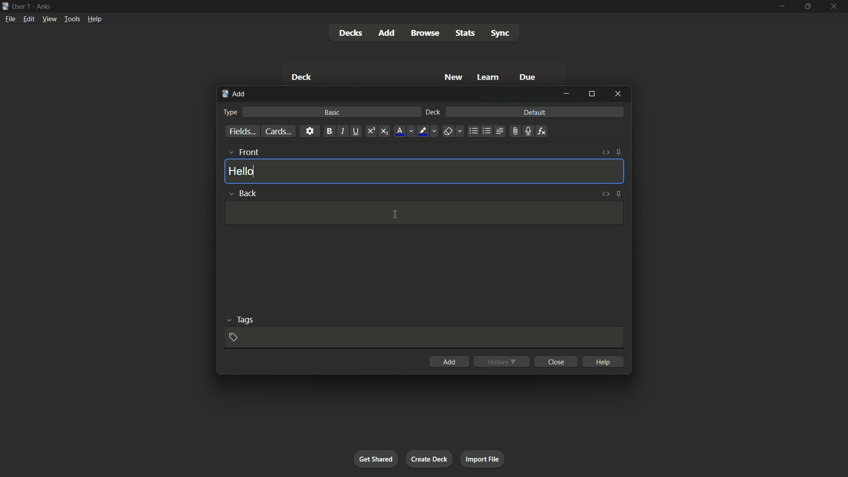  What do you see at coordinates (23, 6) in the screenshot?
I see `user 1` at bounding box center [23, 6].